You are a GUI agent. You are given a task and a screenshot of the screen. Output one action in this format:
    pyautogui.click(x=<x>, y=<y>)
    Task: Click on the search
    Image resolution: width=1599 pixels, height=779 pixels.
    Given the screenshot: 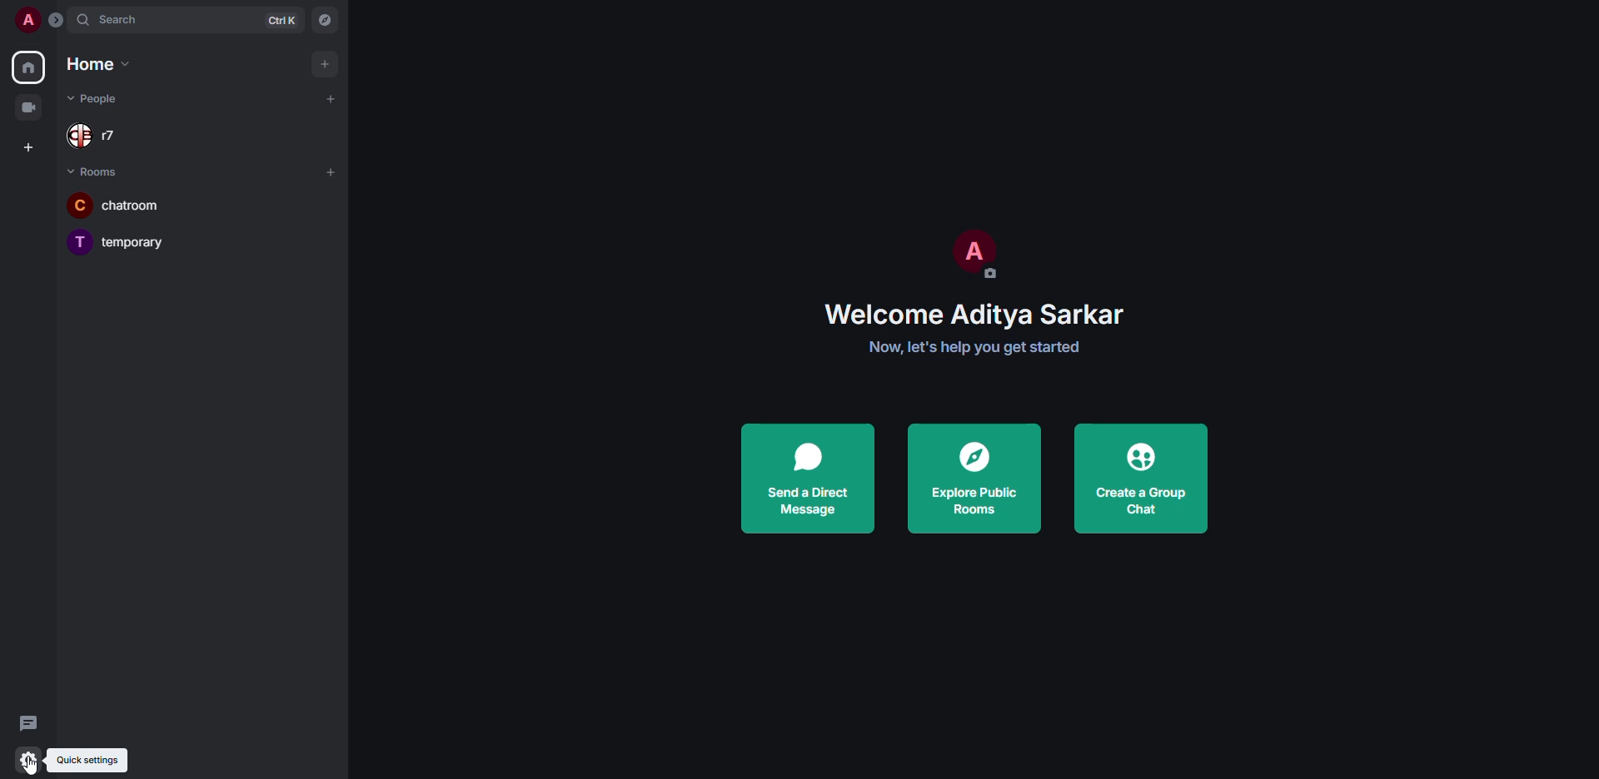 What is the action you would take?
    pyautogui.click(x=123, y=18)
    